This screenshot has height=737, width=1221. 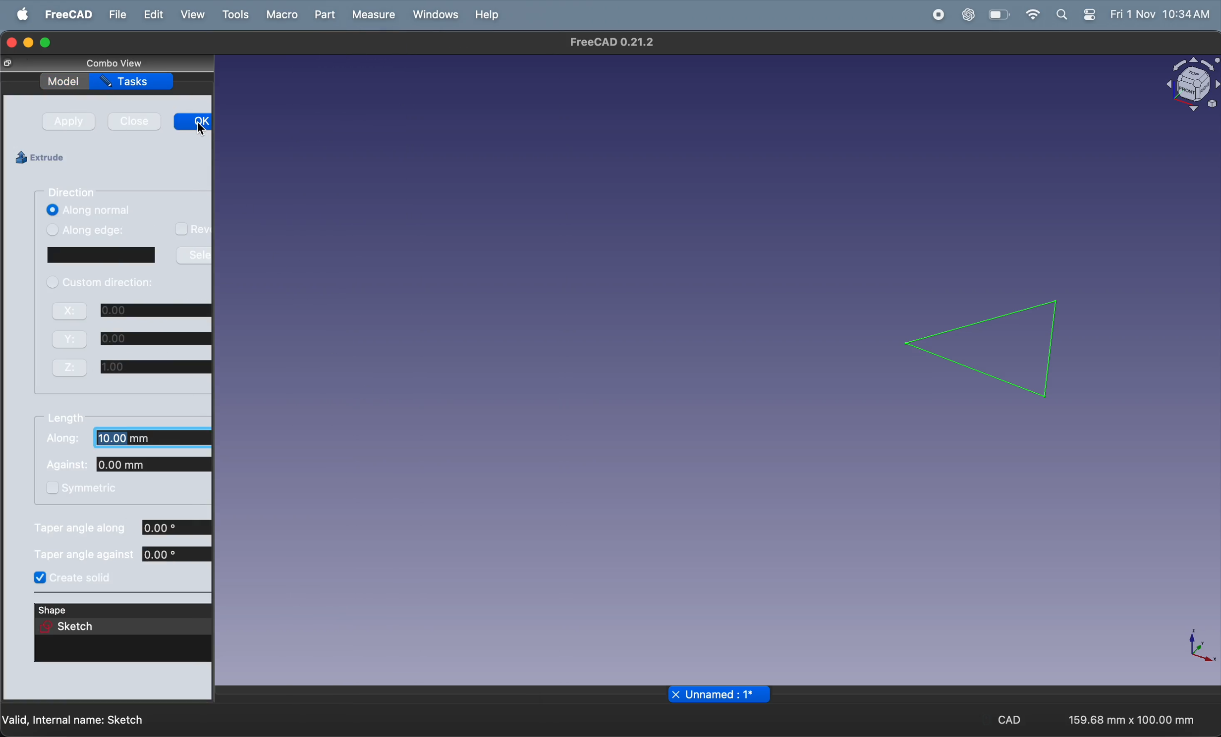 I want to click on file, so click(x=116, y=14).